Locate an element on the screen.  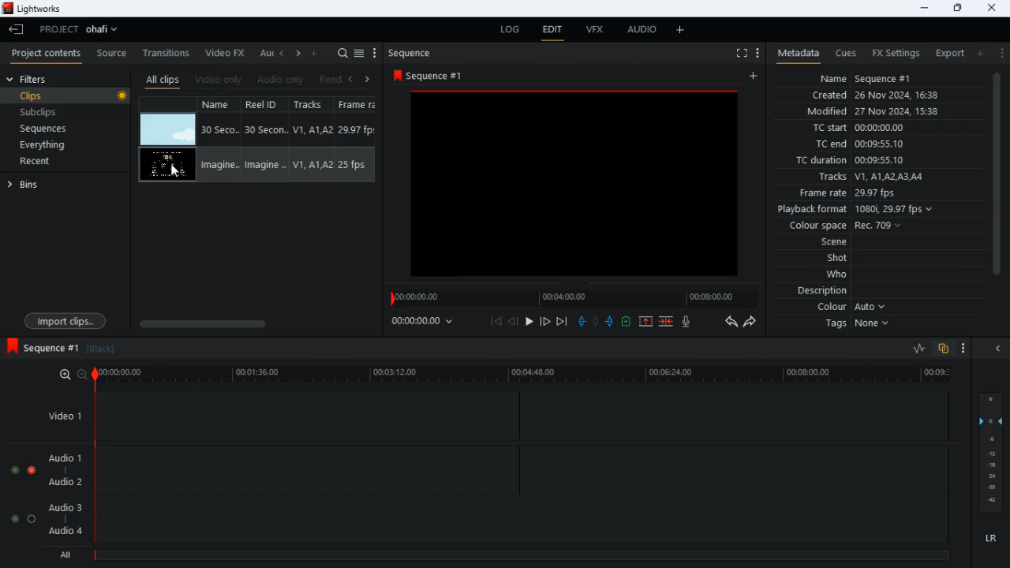
bins is located at coordinates (40, 186).